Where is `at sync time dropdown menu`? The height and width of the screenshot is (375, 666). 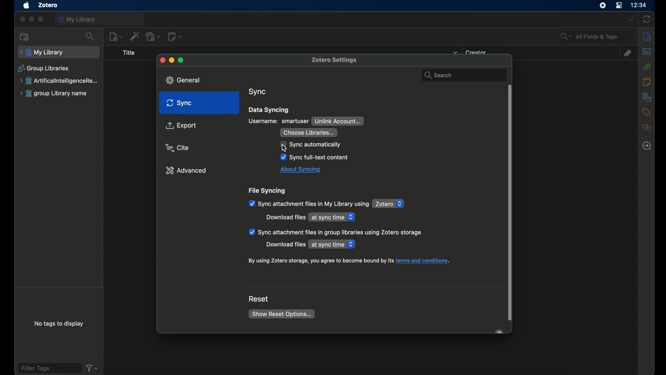 at sync time dropdown menu is located at coordinates (333, 217).